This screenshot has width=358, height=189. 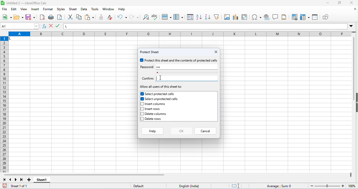 I want to click on data, so click(x=85, y=9).